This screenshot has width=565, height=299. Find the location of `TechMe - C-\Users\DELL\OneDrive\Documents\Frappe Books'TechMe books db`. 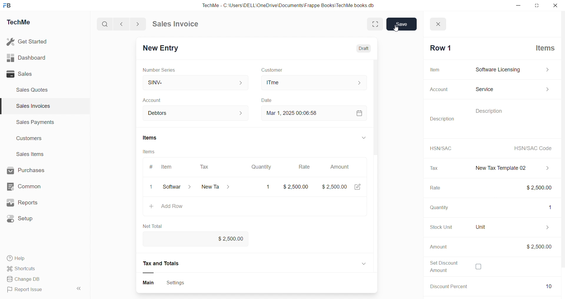

TechMe - C-\Users\DELL\OneDrive\Documents\Frappe Books'TechMe books db is located at coordinates (294, 4).